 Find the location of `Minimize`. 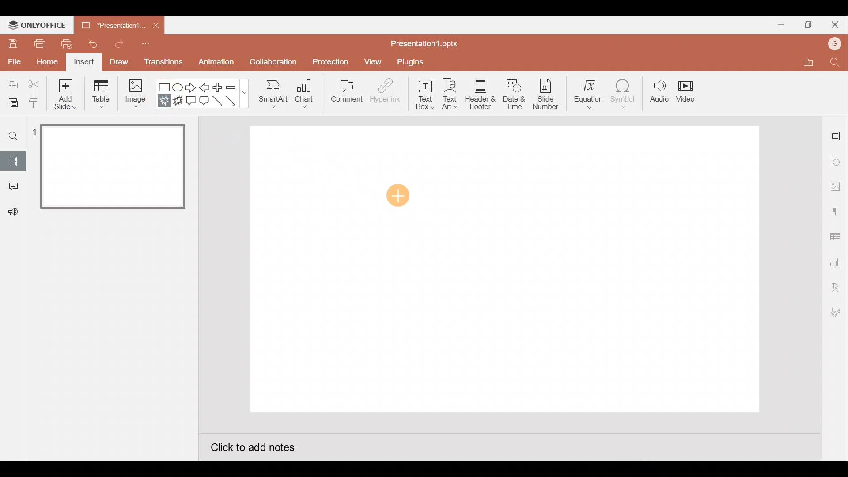

Minimize is located at coordinates (780, 25).